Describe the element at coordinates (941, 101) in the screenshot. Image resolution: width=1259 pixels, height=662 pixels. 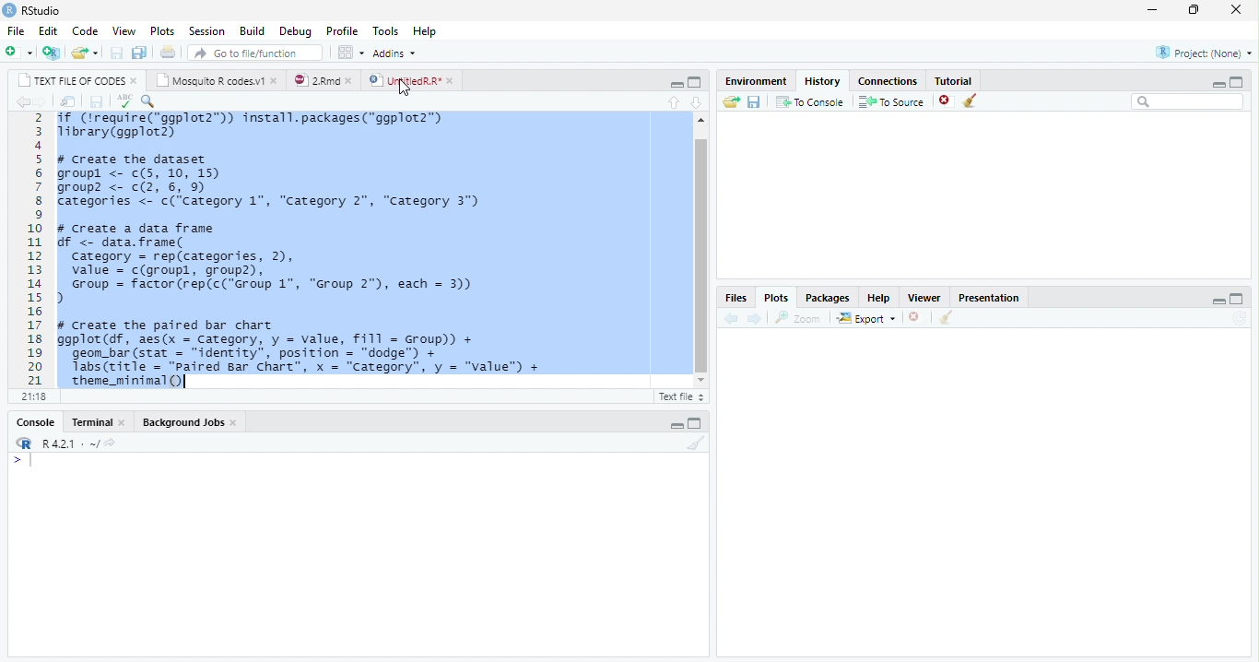
I see `remove selected history` at that location.